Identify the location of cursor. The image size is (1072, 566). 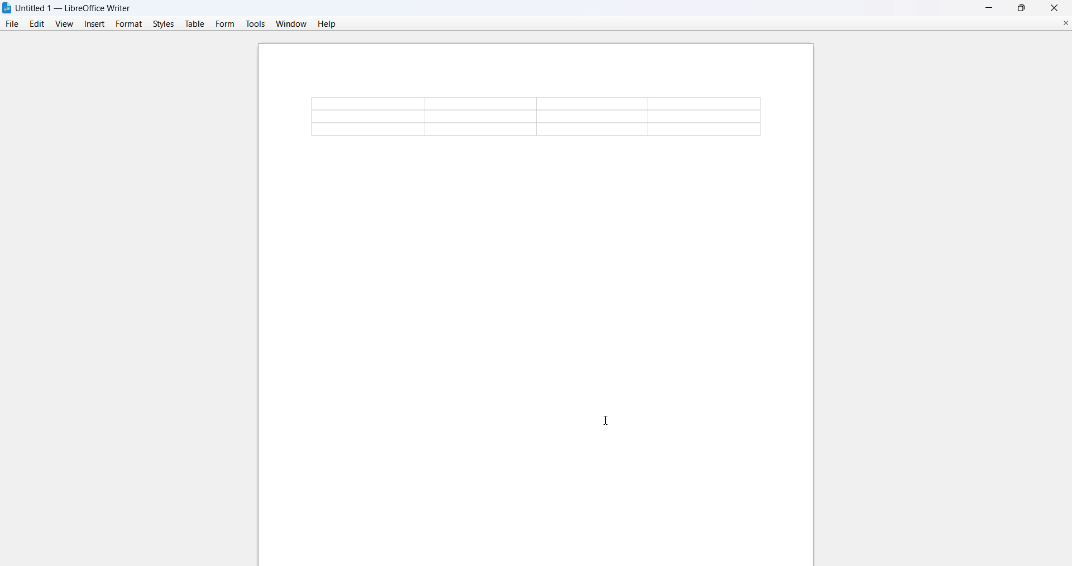
(607, 420).